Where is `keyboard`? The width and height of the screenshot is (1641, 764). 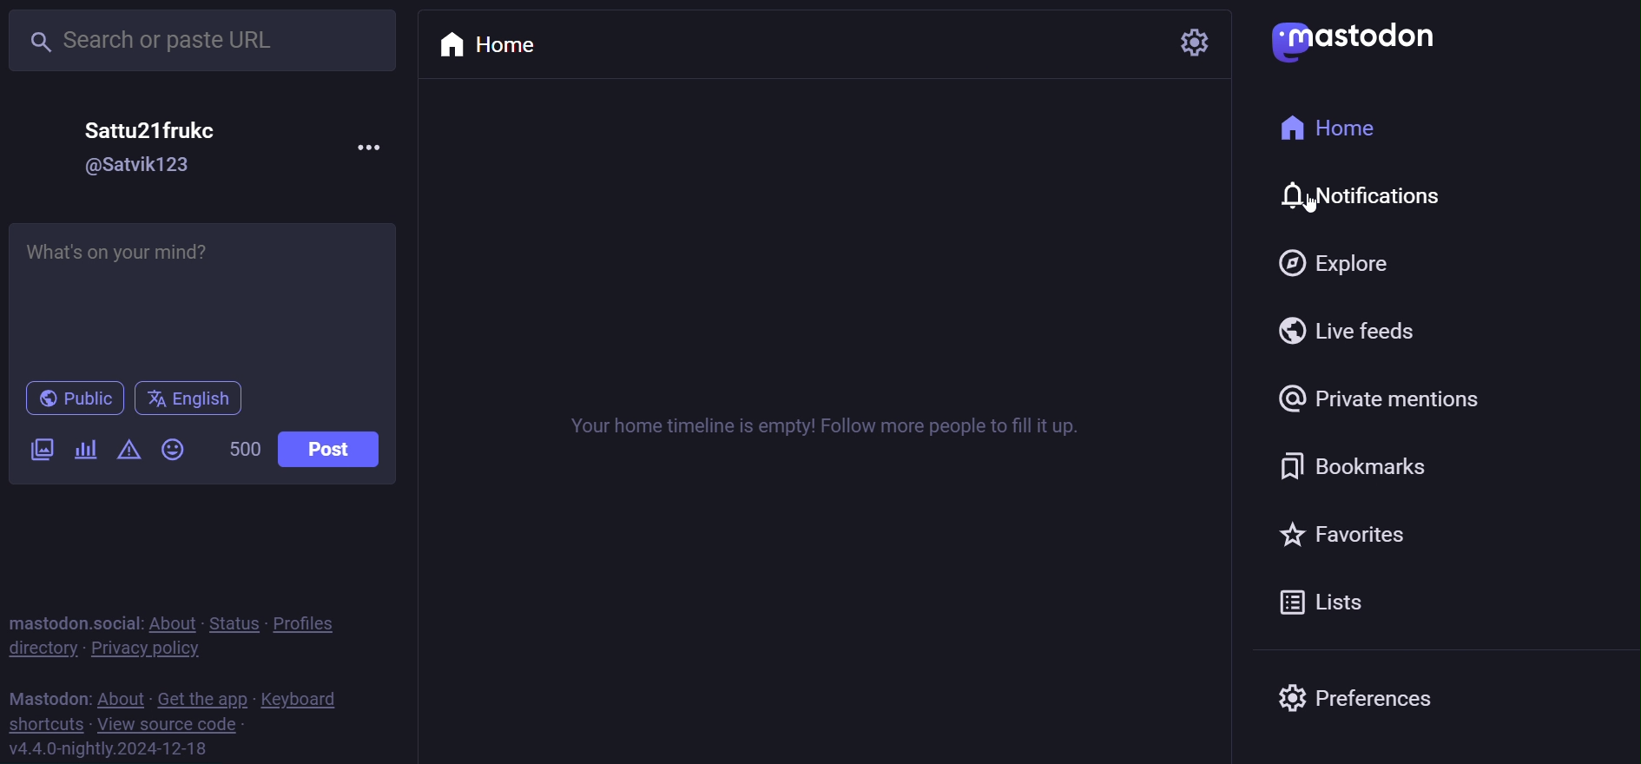
keyboard is located at coordinates (302, 699).